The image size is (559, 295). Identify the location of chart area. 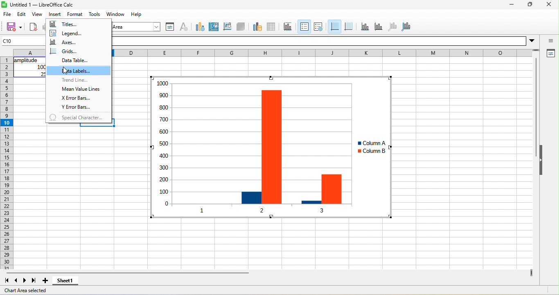
(214, 26).